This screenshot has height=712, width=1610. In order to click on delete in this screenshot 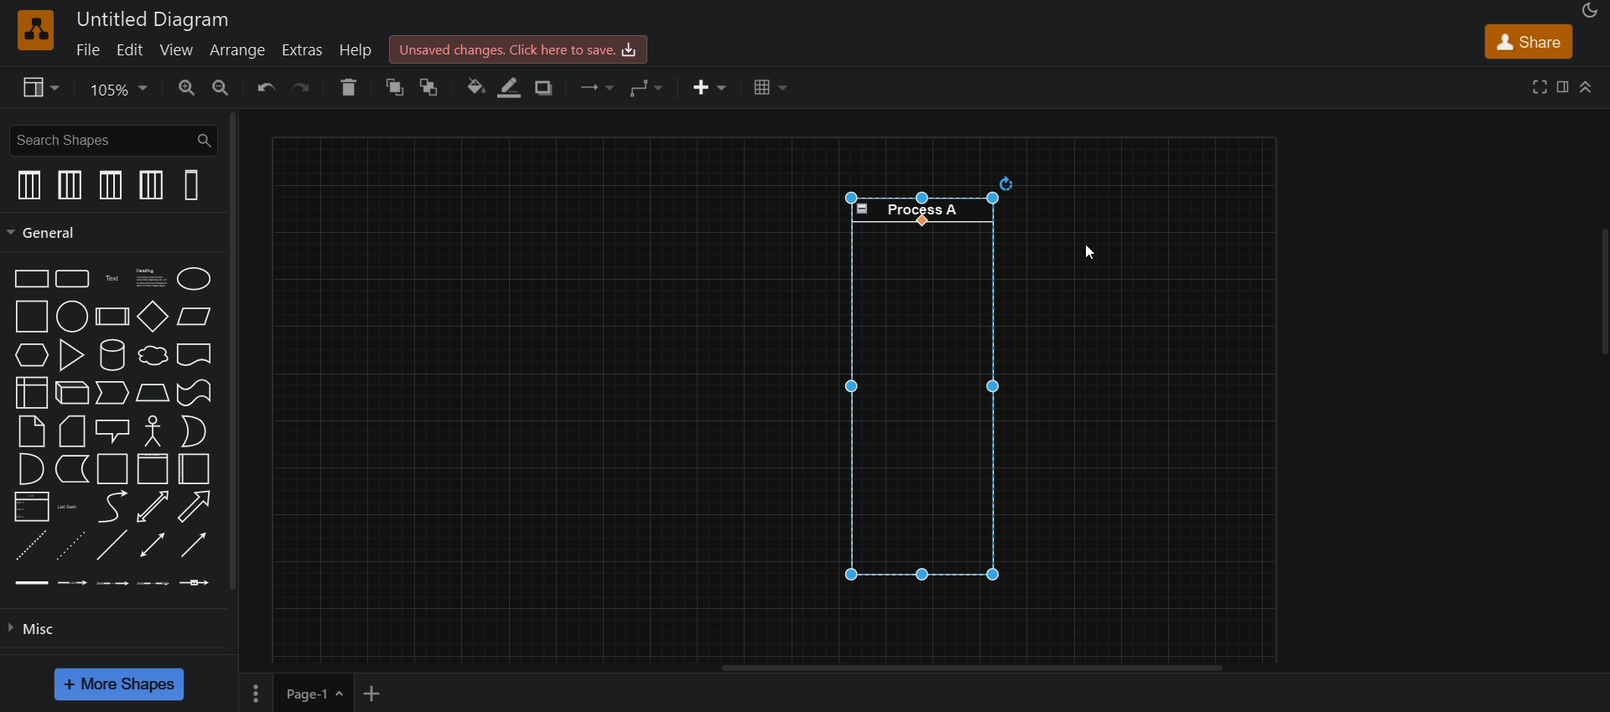, I will do `click(349, 87)`.